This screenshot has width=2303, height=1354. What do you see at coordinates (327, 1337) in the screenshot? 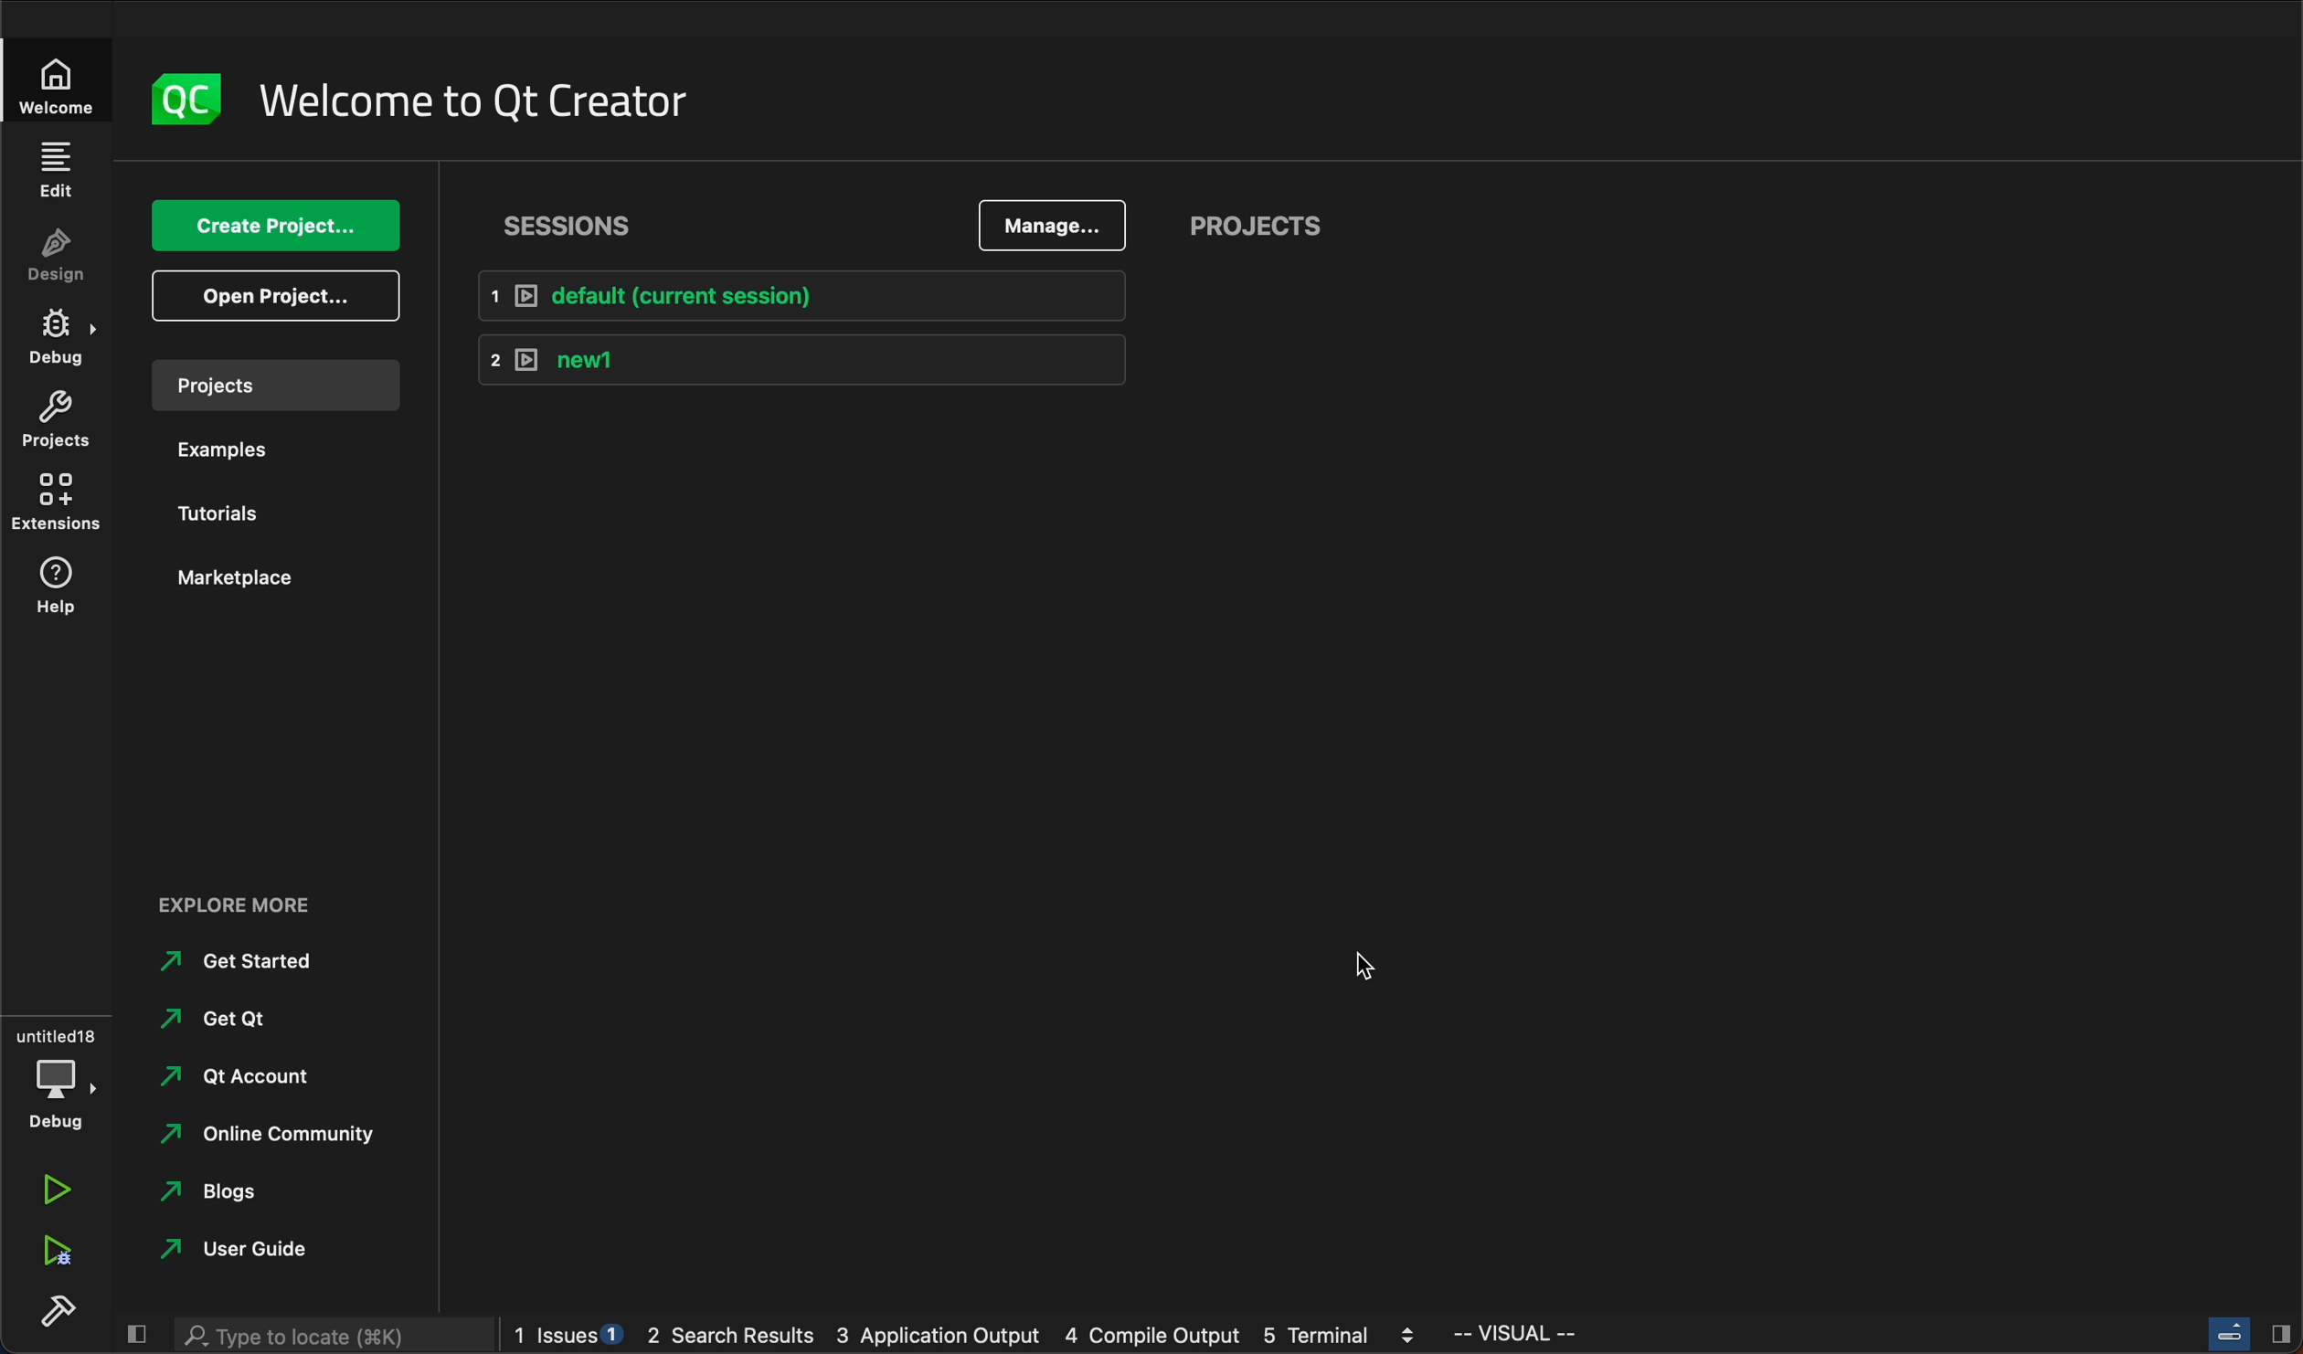
I see `searchbar` at bounding box center [327, 1337].